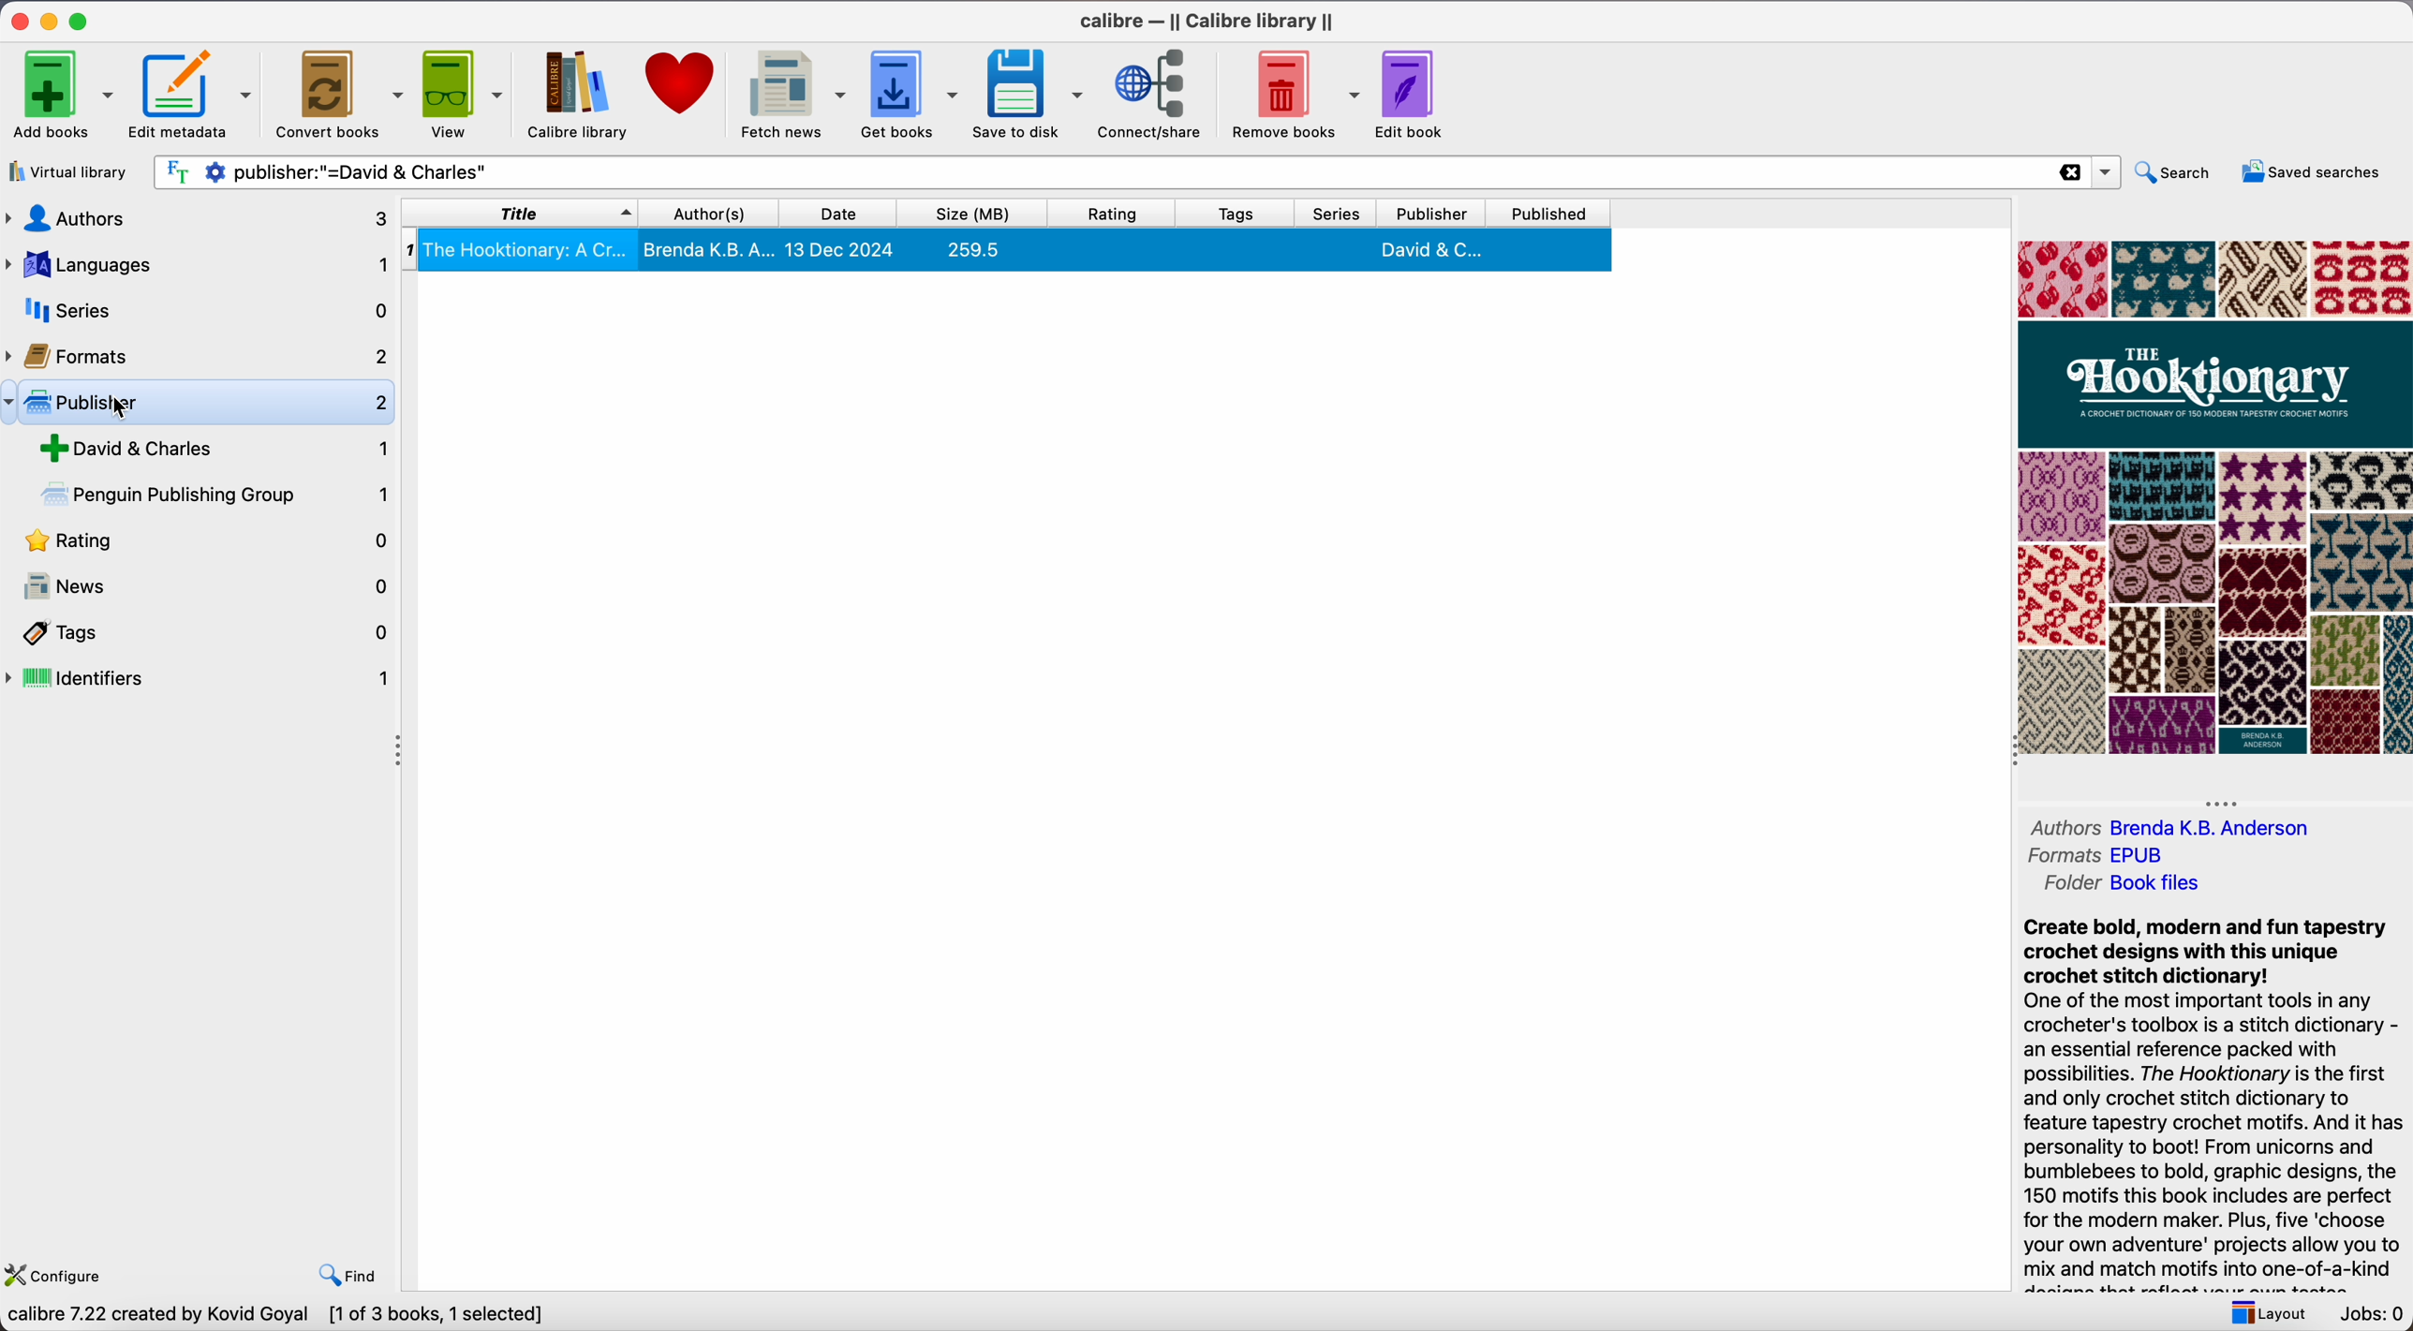 The height and width of the screenshot is (1331, 2413). Describe the element at coordinates (200, 587) in the screenshot. I see `news` at that location.